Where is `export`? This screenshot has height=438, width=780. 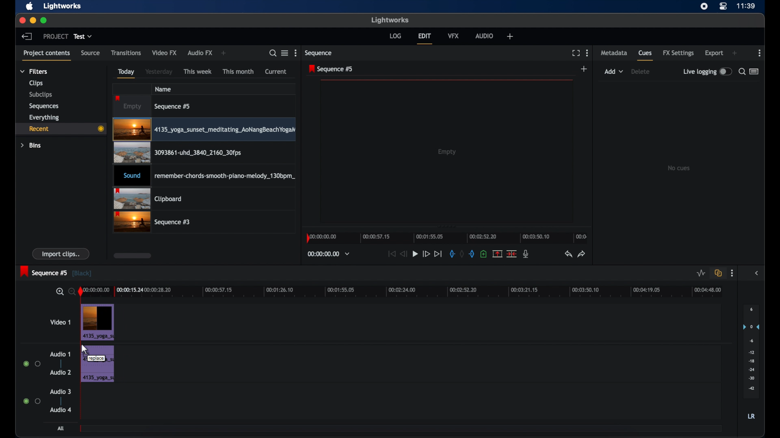 export is located at coordinates (714, 53).